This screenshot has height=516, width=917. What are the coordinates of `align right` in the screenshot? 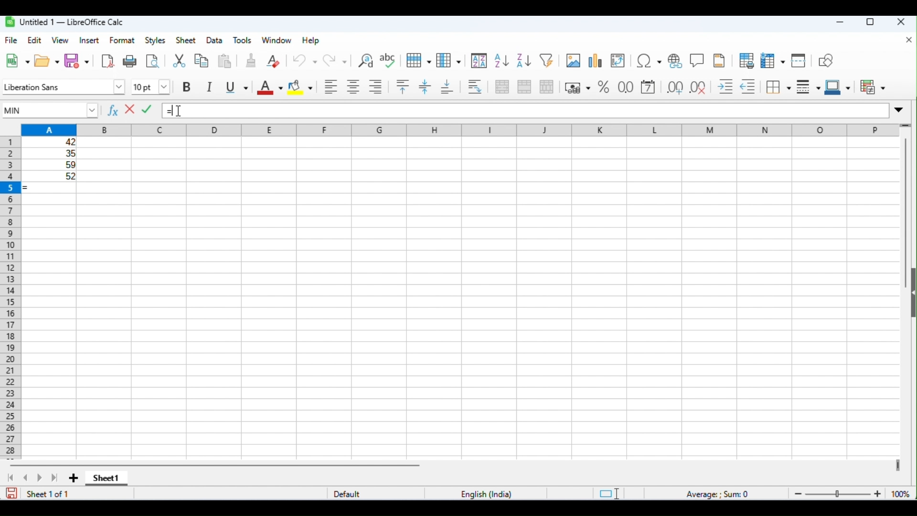 It's located at (375, 86).